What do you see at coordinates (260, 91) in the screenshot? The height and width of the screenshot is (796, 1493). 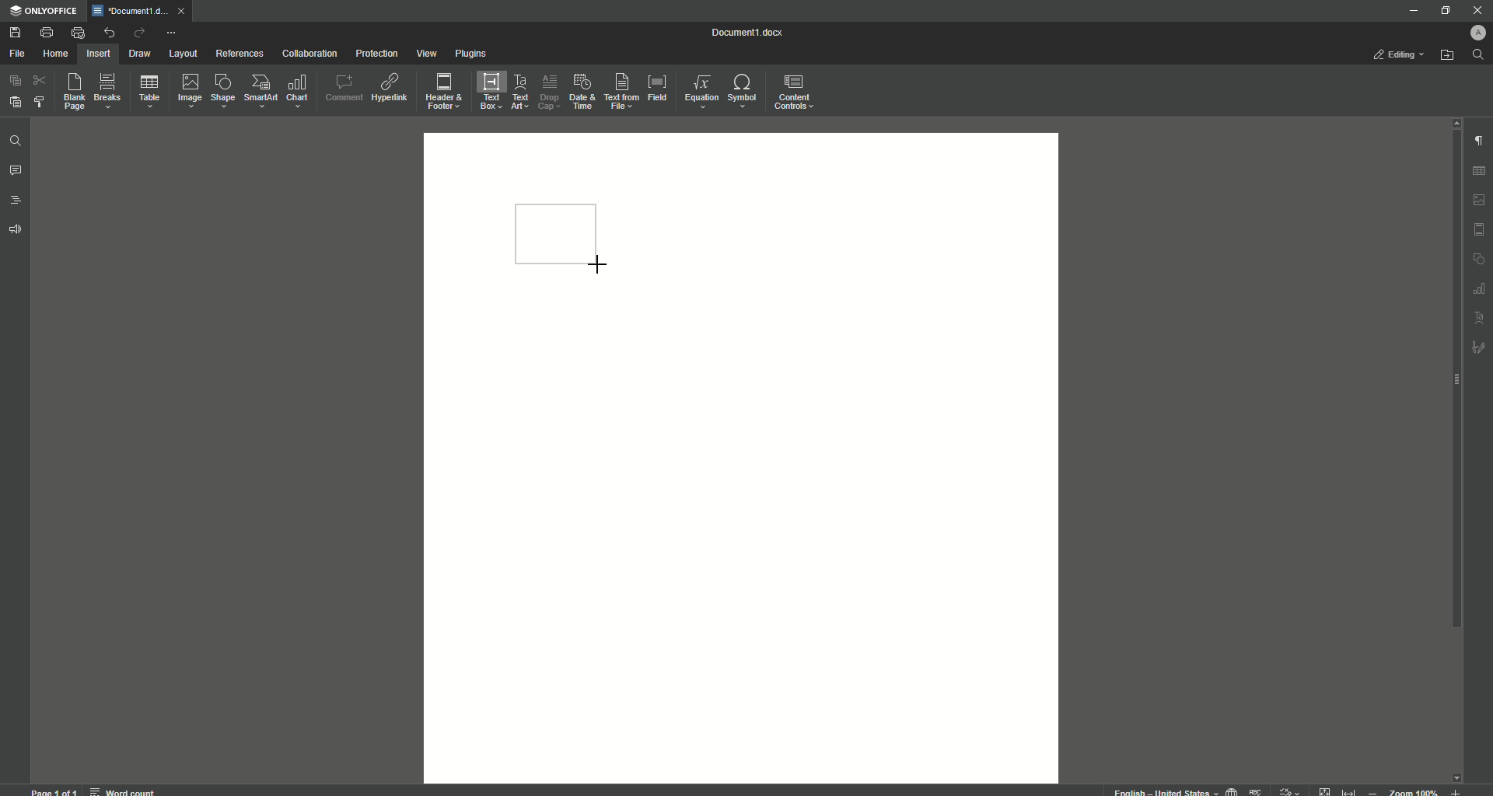 I see `SmartArt` at bounding box center [260, 91].